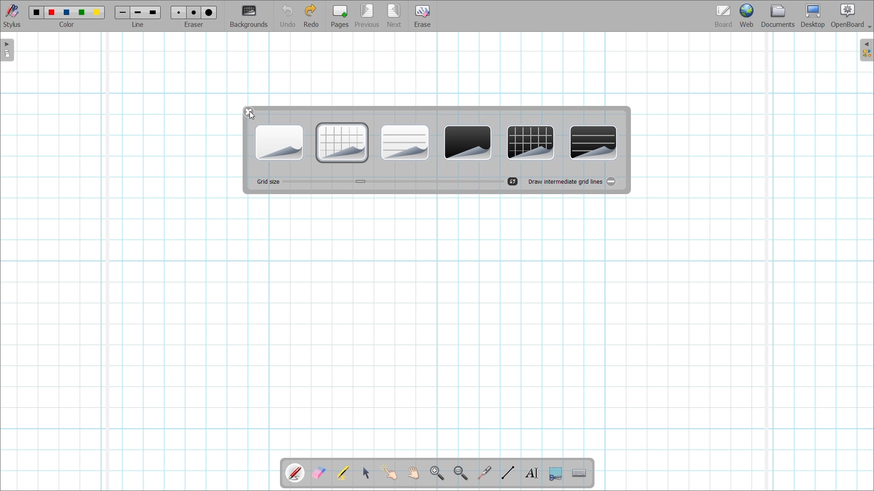 The height and width of the screenshot is (491, 874). Describe the element at coordinates (437, 473) in the screenshot. I see `Zoom in` at that location.